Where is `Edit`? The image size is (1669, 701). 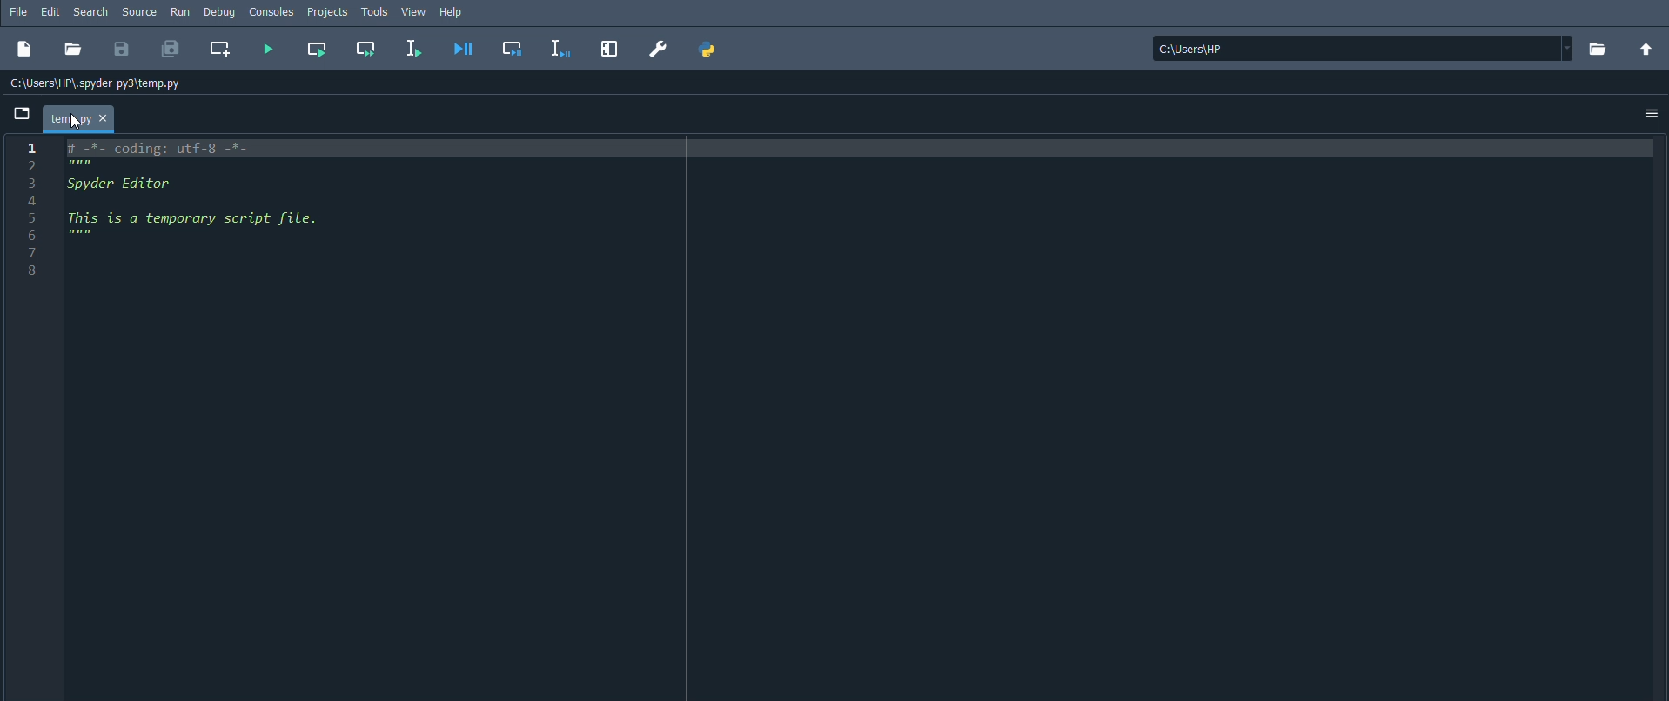
Edit is located at coordinates (51, 12).